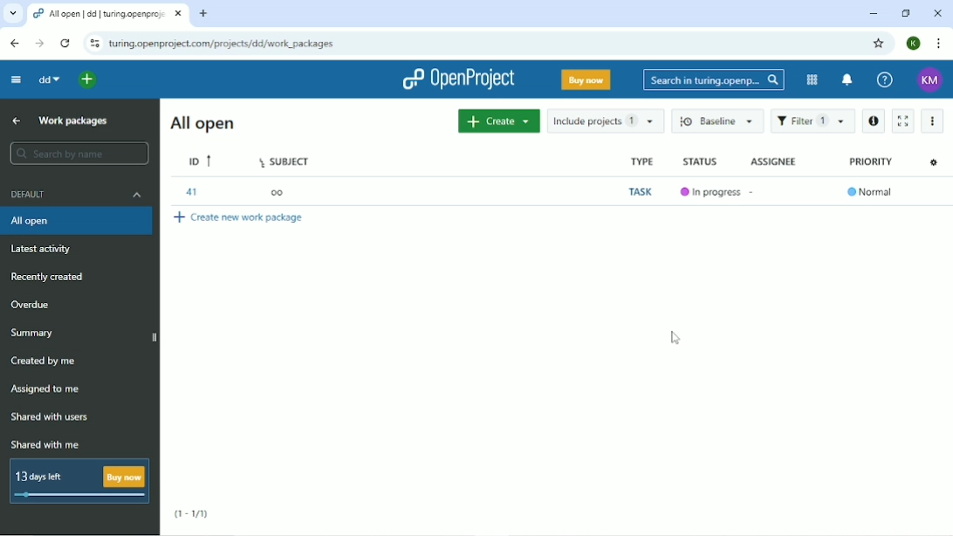 The image size is (953, 536). I want to click on Normal, so click(871, 192).